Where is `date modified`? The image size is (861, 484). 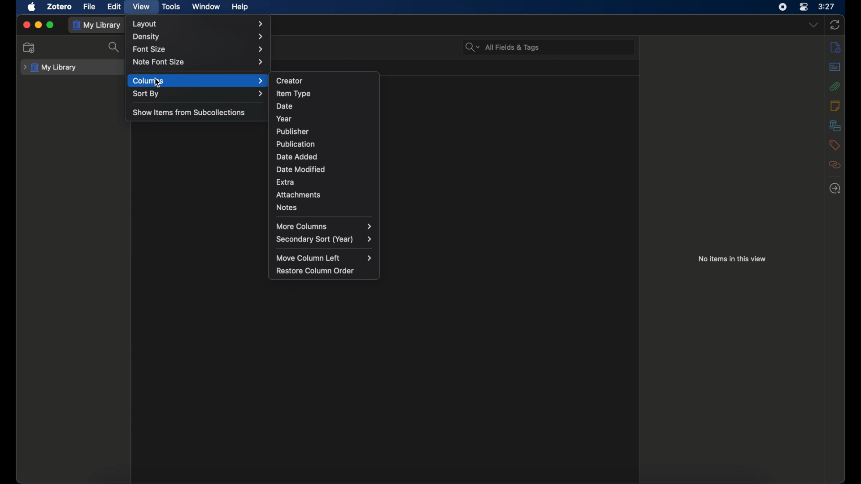
date modified is located at coordinates (301, 170).